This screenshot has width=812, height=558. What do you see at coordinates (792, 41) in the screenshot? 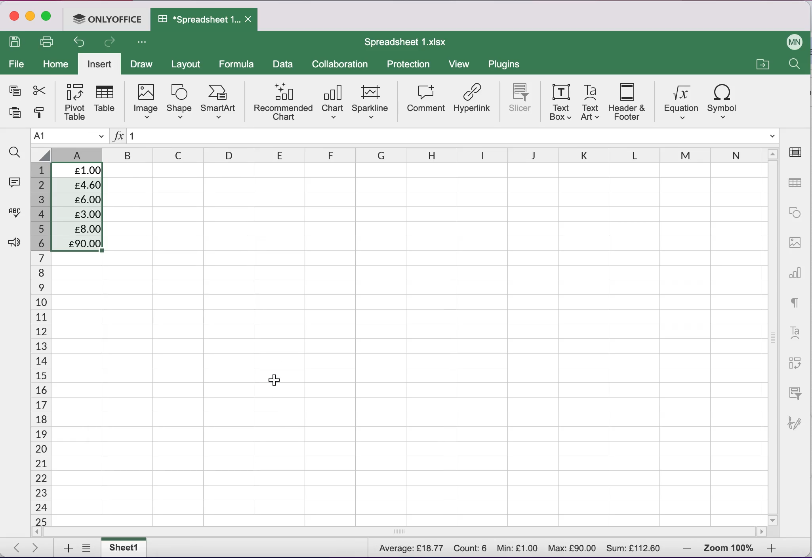
I see `User name` at bounding box center [792, 41].